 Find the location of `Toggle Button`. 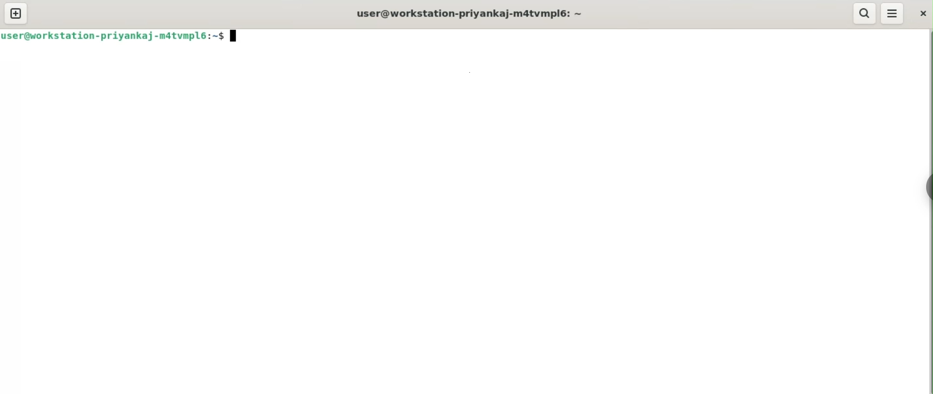

Toggle Button is located at coordinates (927, 187).